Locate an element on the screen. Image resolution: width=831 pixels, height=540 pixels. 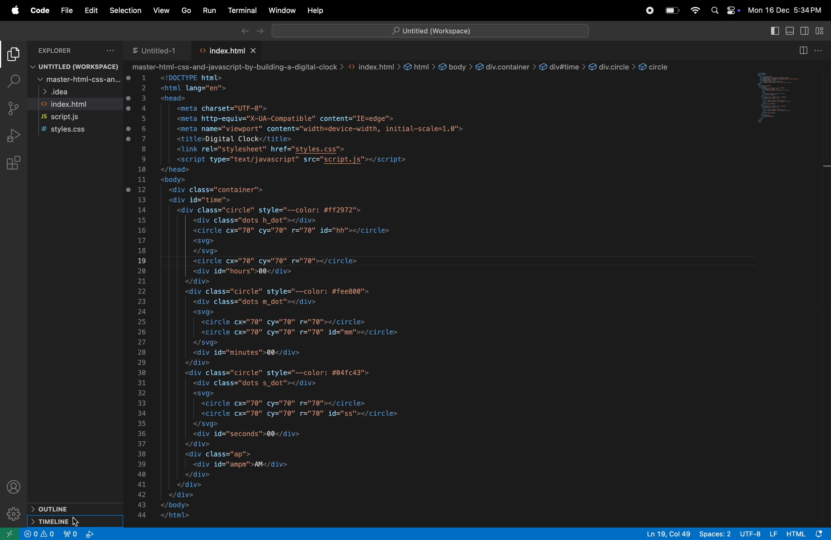
Edit is located at coordinates (90, 10).